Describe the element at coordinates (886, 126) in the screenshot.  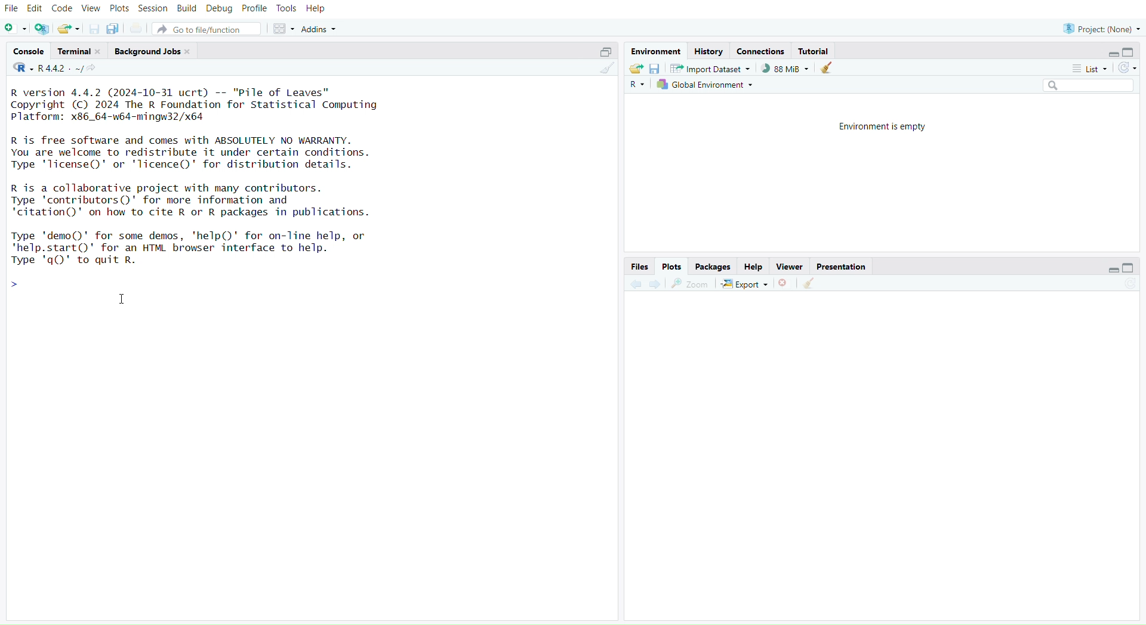
I see `environment is empty` at that location.